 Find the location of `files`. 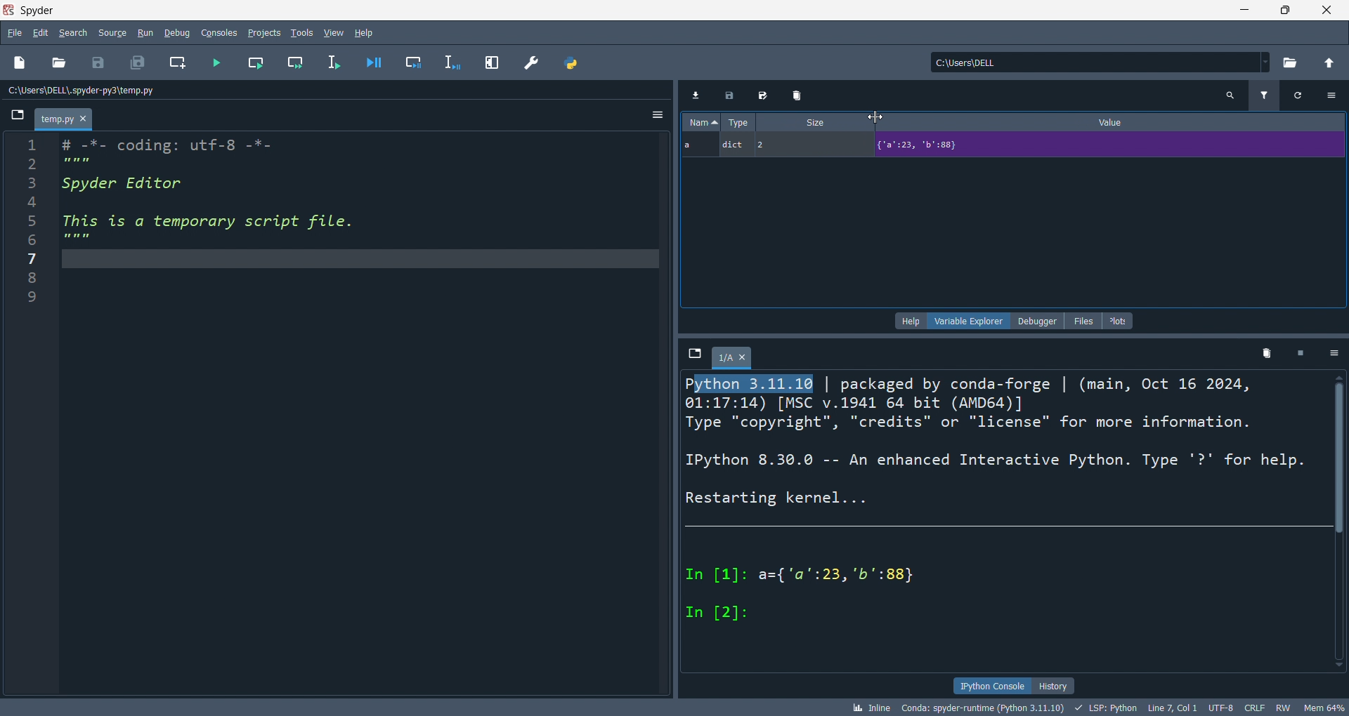

files is located at coordinates (1079, 321).